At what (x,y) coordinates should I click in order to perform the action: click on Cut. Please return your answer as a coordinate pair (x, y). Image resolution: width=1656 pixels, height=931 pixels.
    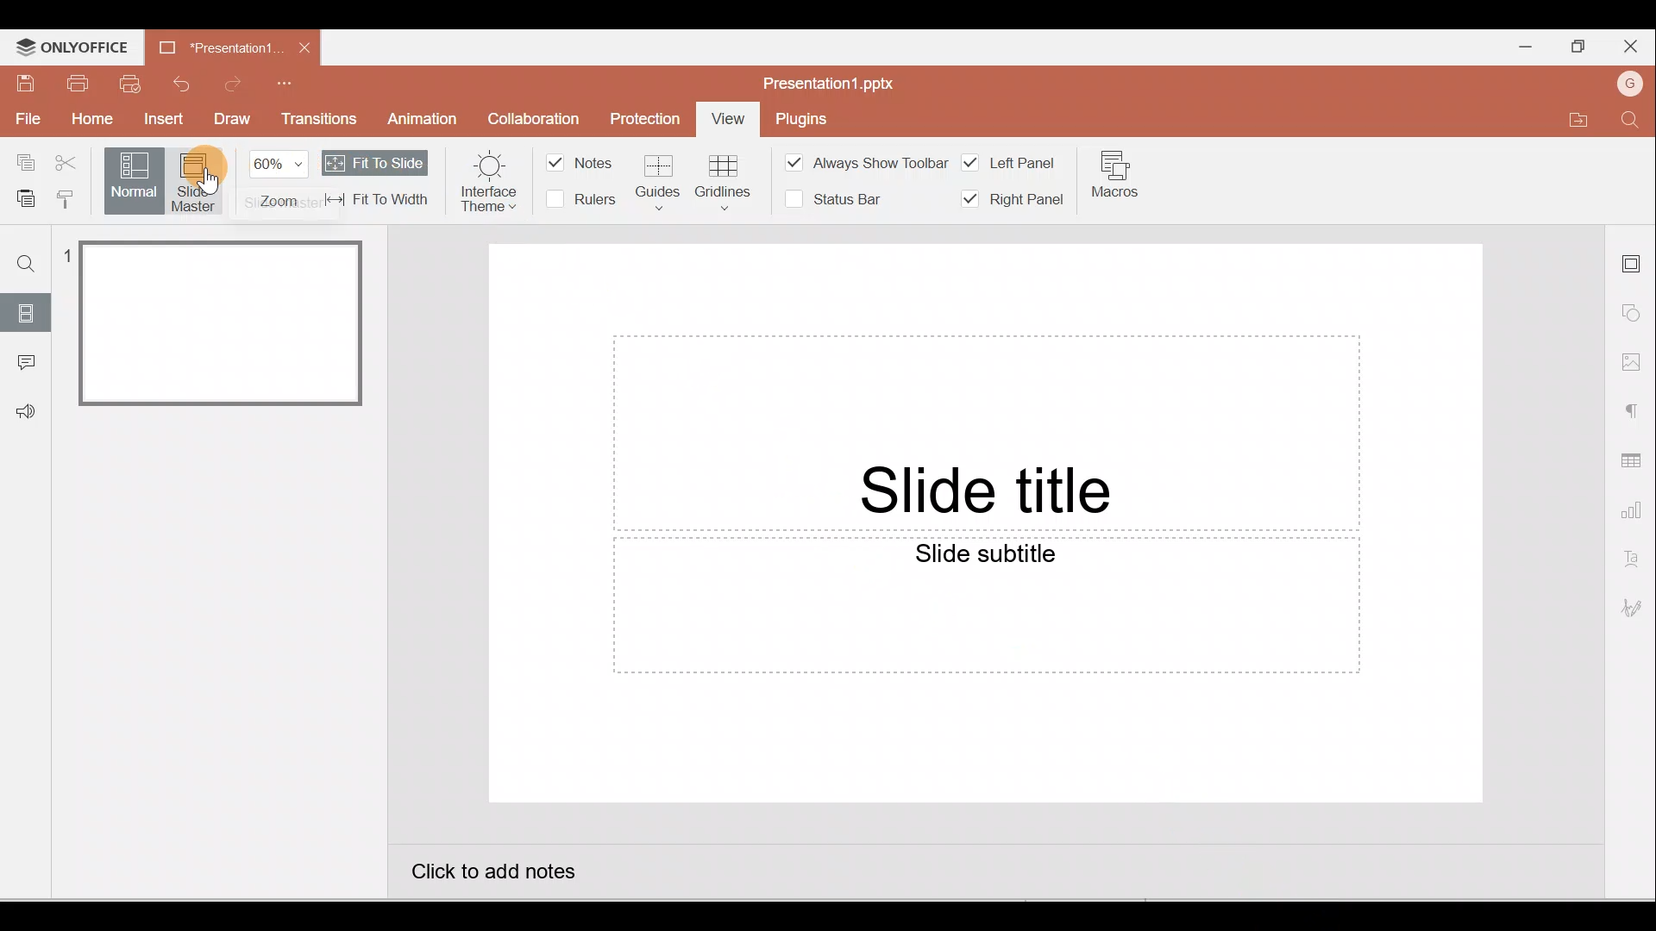
    Looking at the image, I should click on (67, 162).